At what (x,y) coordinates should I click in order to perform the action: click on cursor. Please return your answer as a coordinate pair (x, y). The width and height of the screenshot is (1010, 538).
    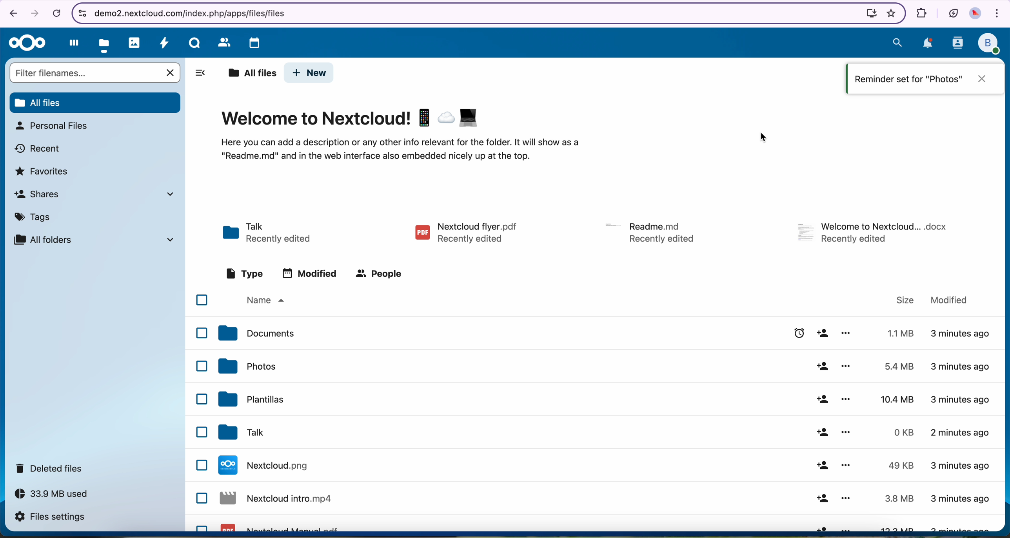
    Looking at the image, I should click on (848, 373).